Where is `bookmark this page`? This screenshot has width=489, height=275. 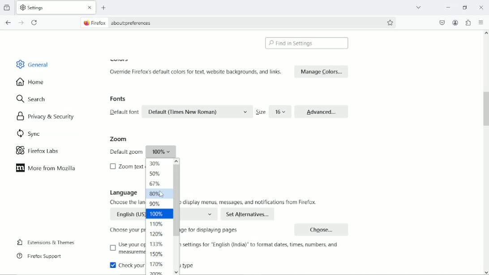 bookmark this page is located at coordinates (390, 23).